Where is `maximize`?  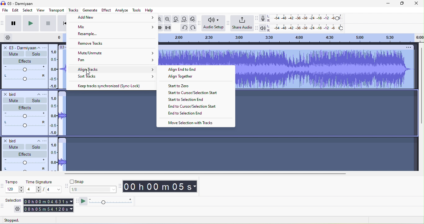
maximize is located at coordinates (399, 3).